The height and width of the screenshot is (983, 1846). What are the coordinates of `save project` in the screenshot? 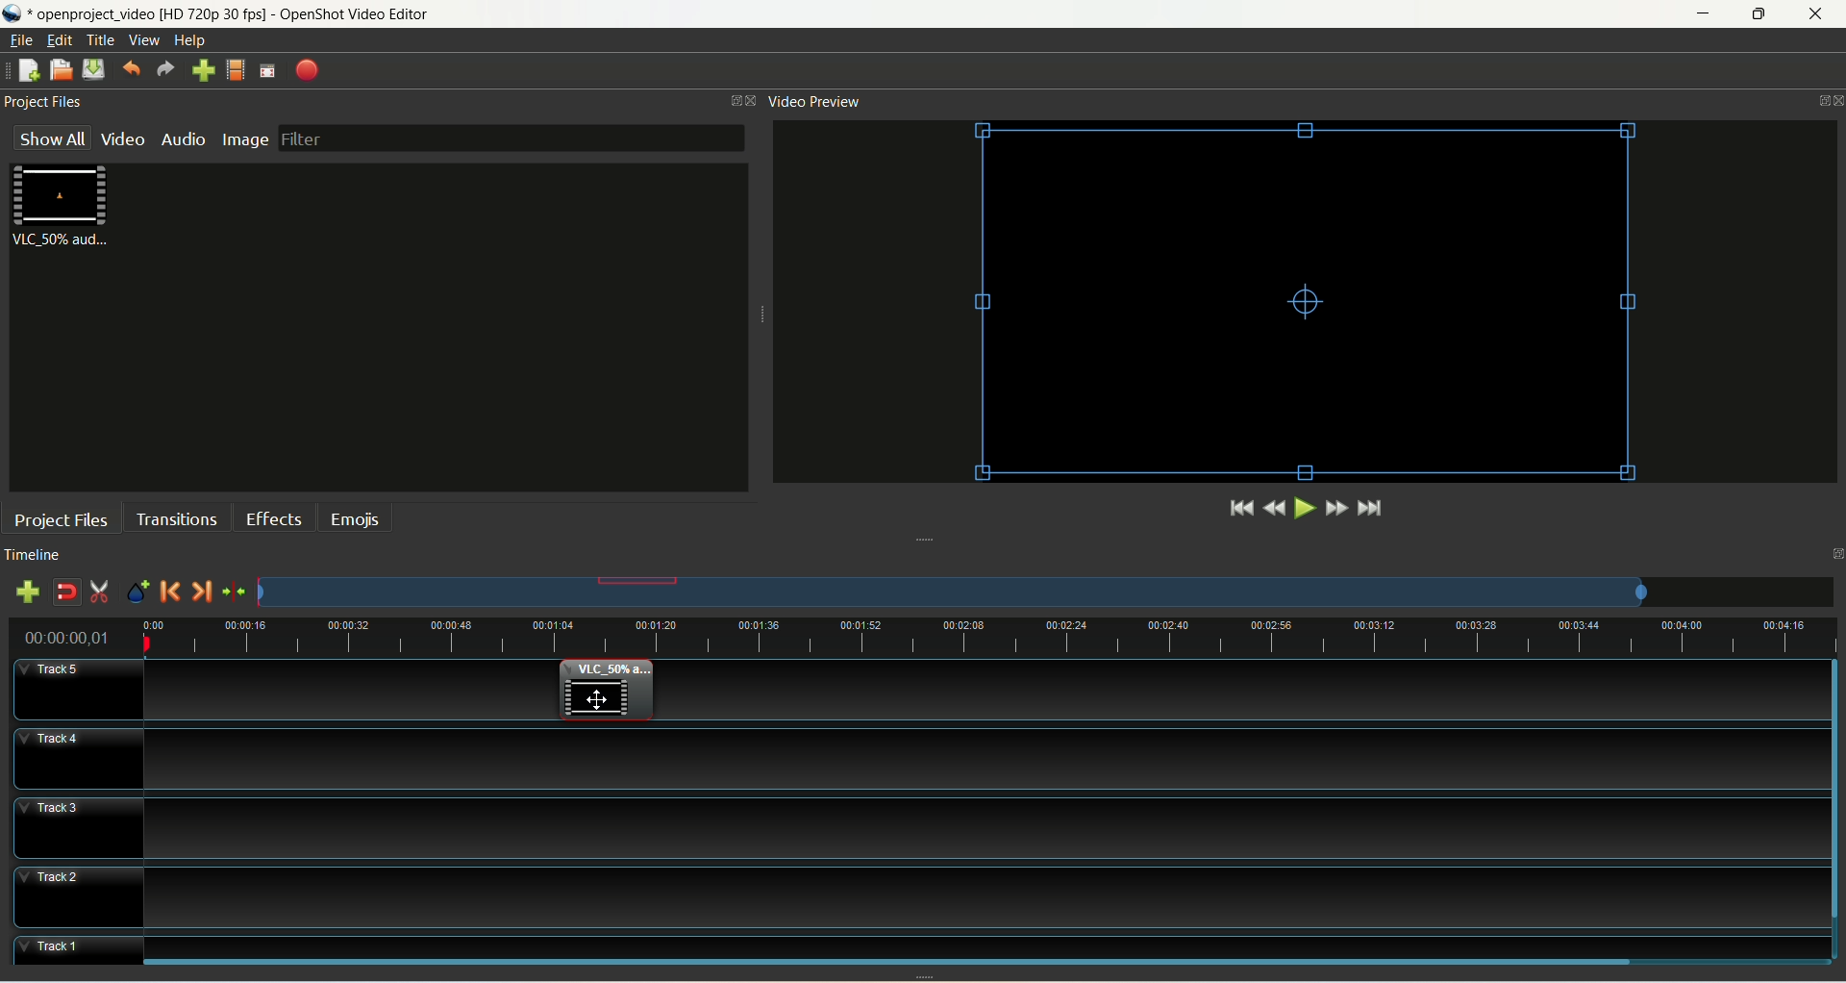 It's located at (94, 70).